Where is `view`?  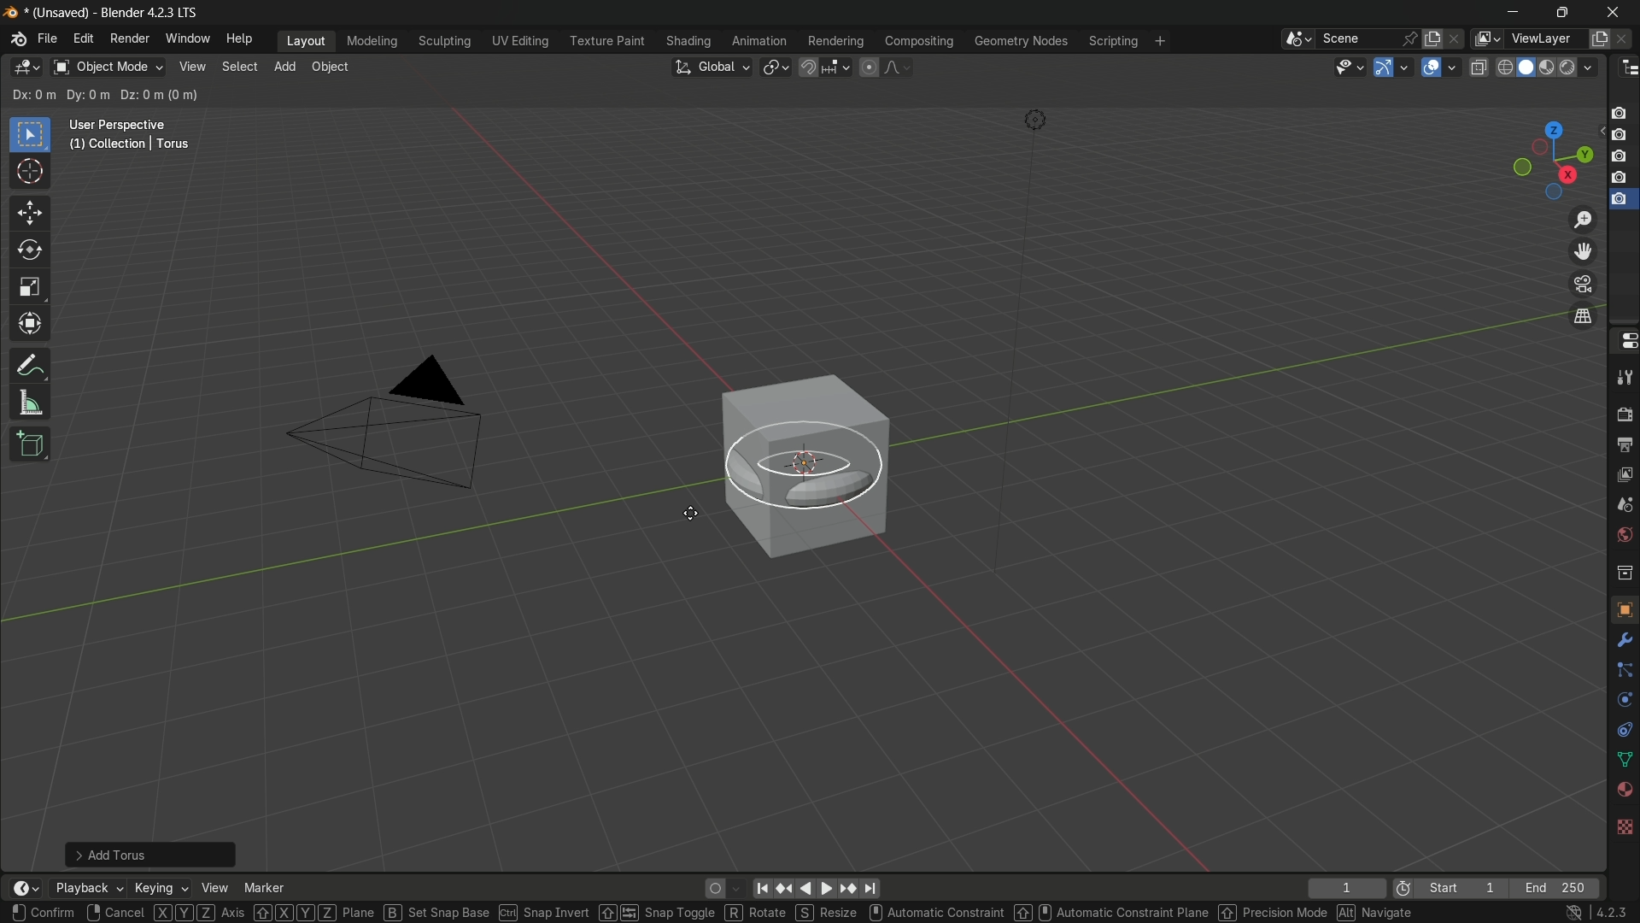 view is located at coordinates (214, 888).